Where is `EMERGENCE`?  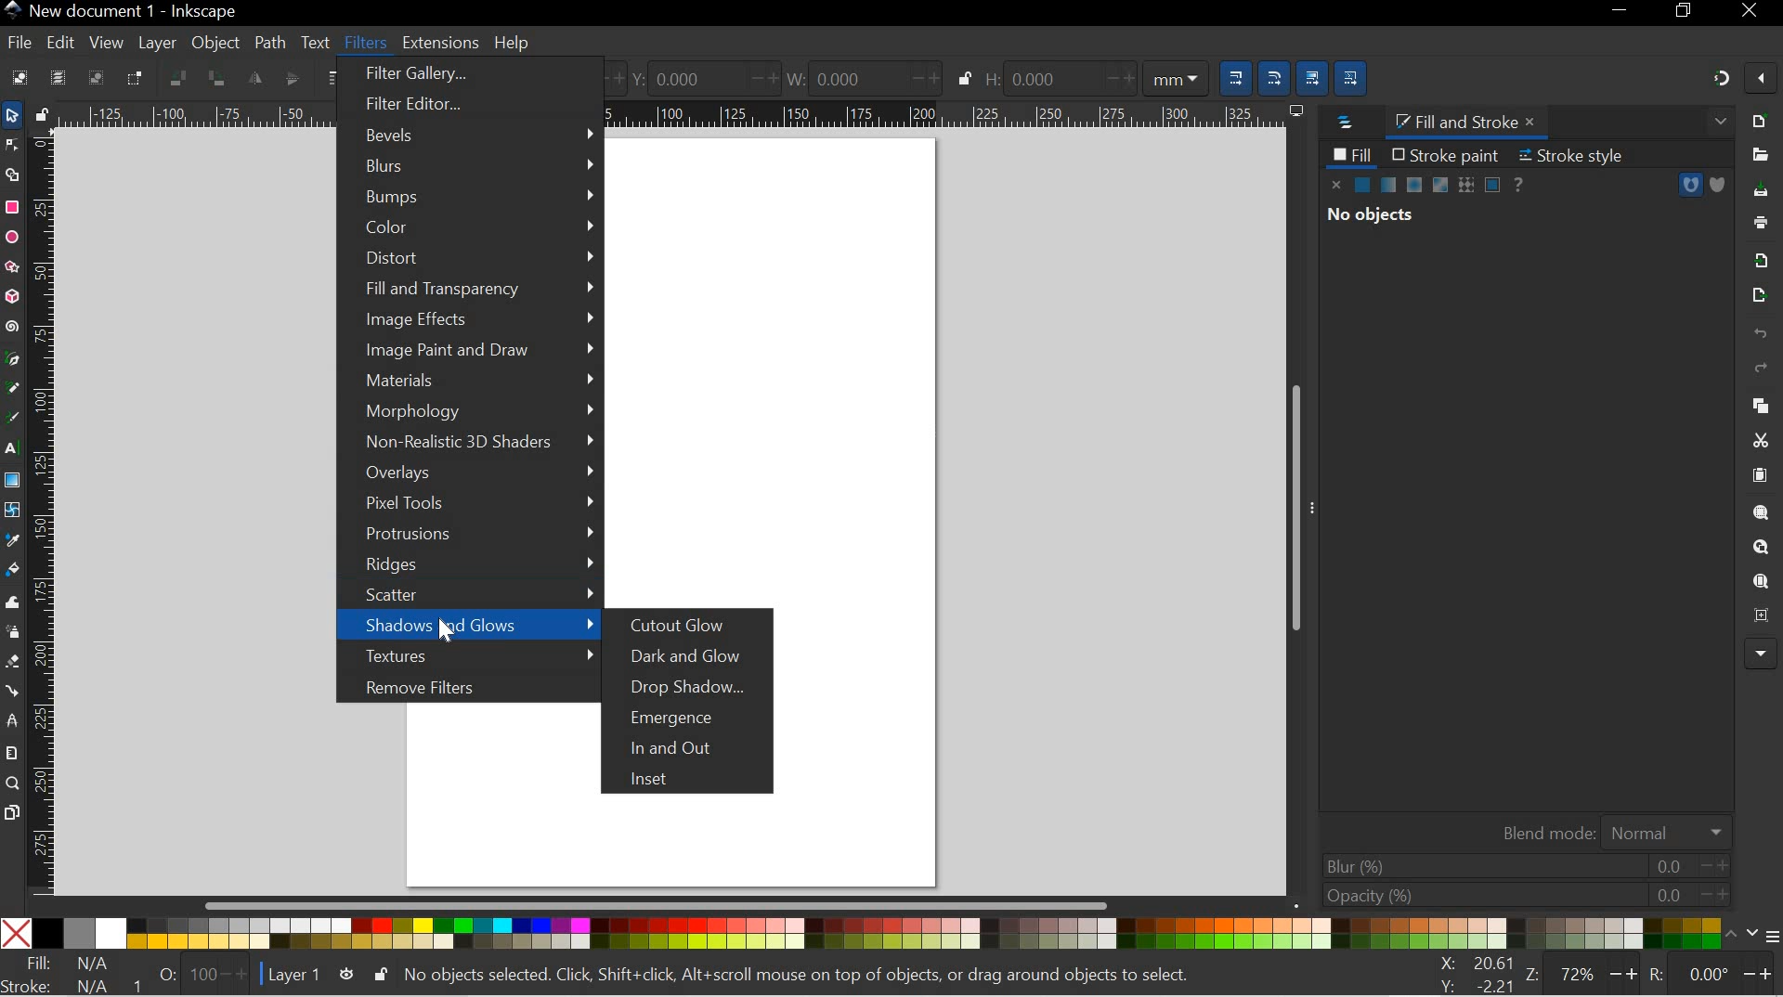
EMERGENCE is located at coordinates (696, 716).